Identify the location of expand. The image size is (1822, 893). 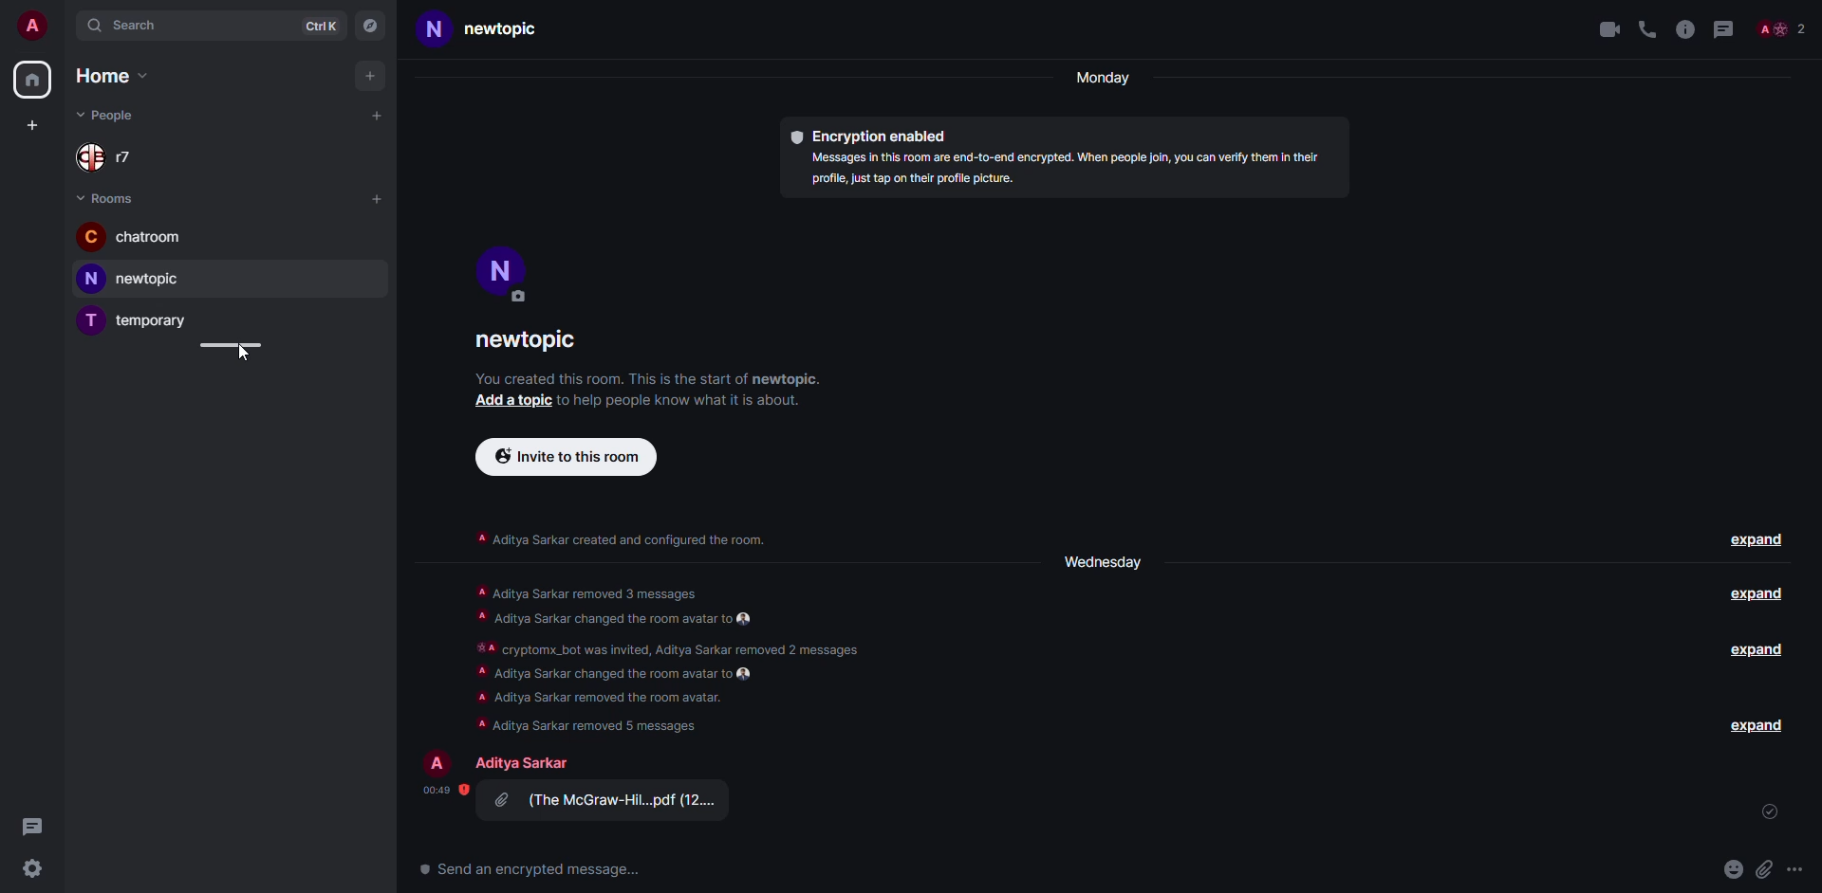
(1757, 724).